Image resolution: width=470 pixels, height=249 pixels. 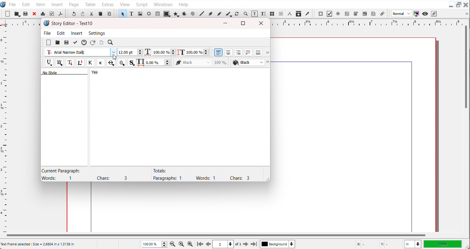 I want to click on Edit, so click(x=25, y=4).